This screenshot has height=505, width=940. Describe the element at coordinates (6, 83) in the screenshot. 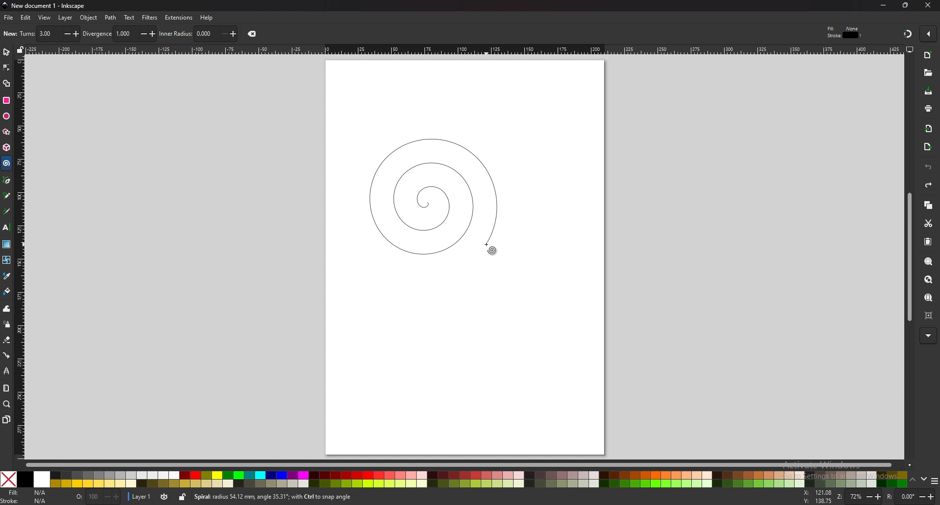

I see `shape builder` at that location.